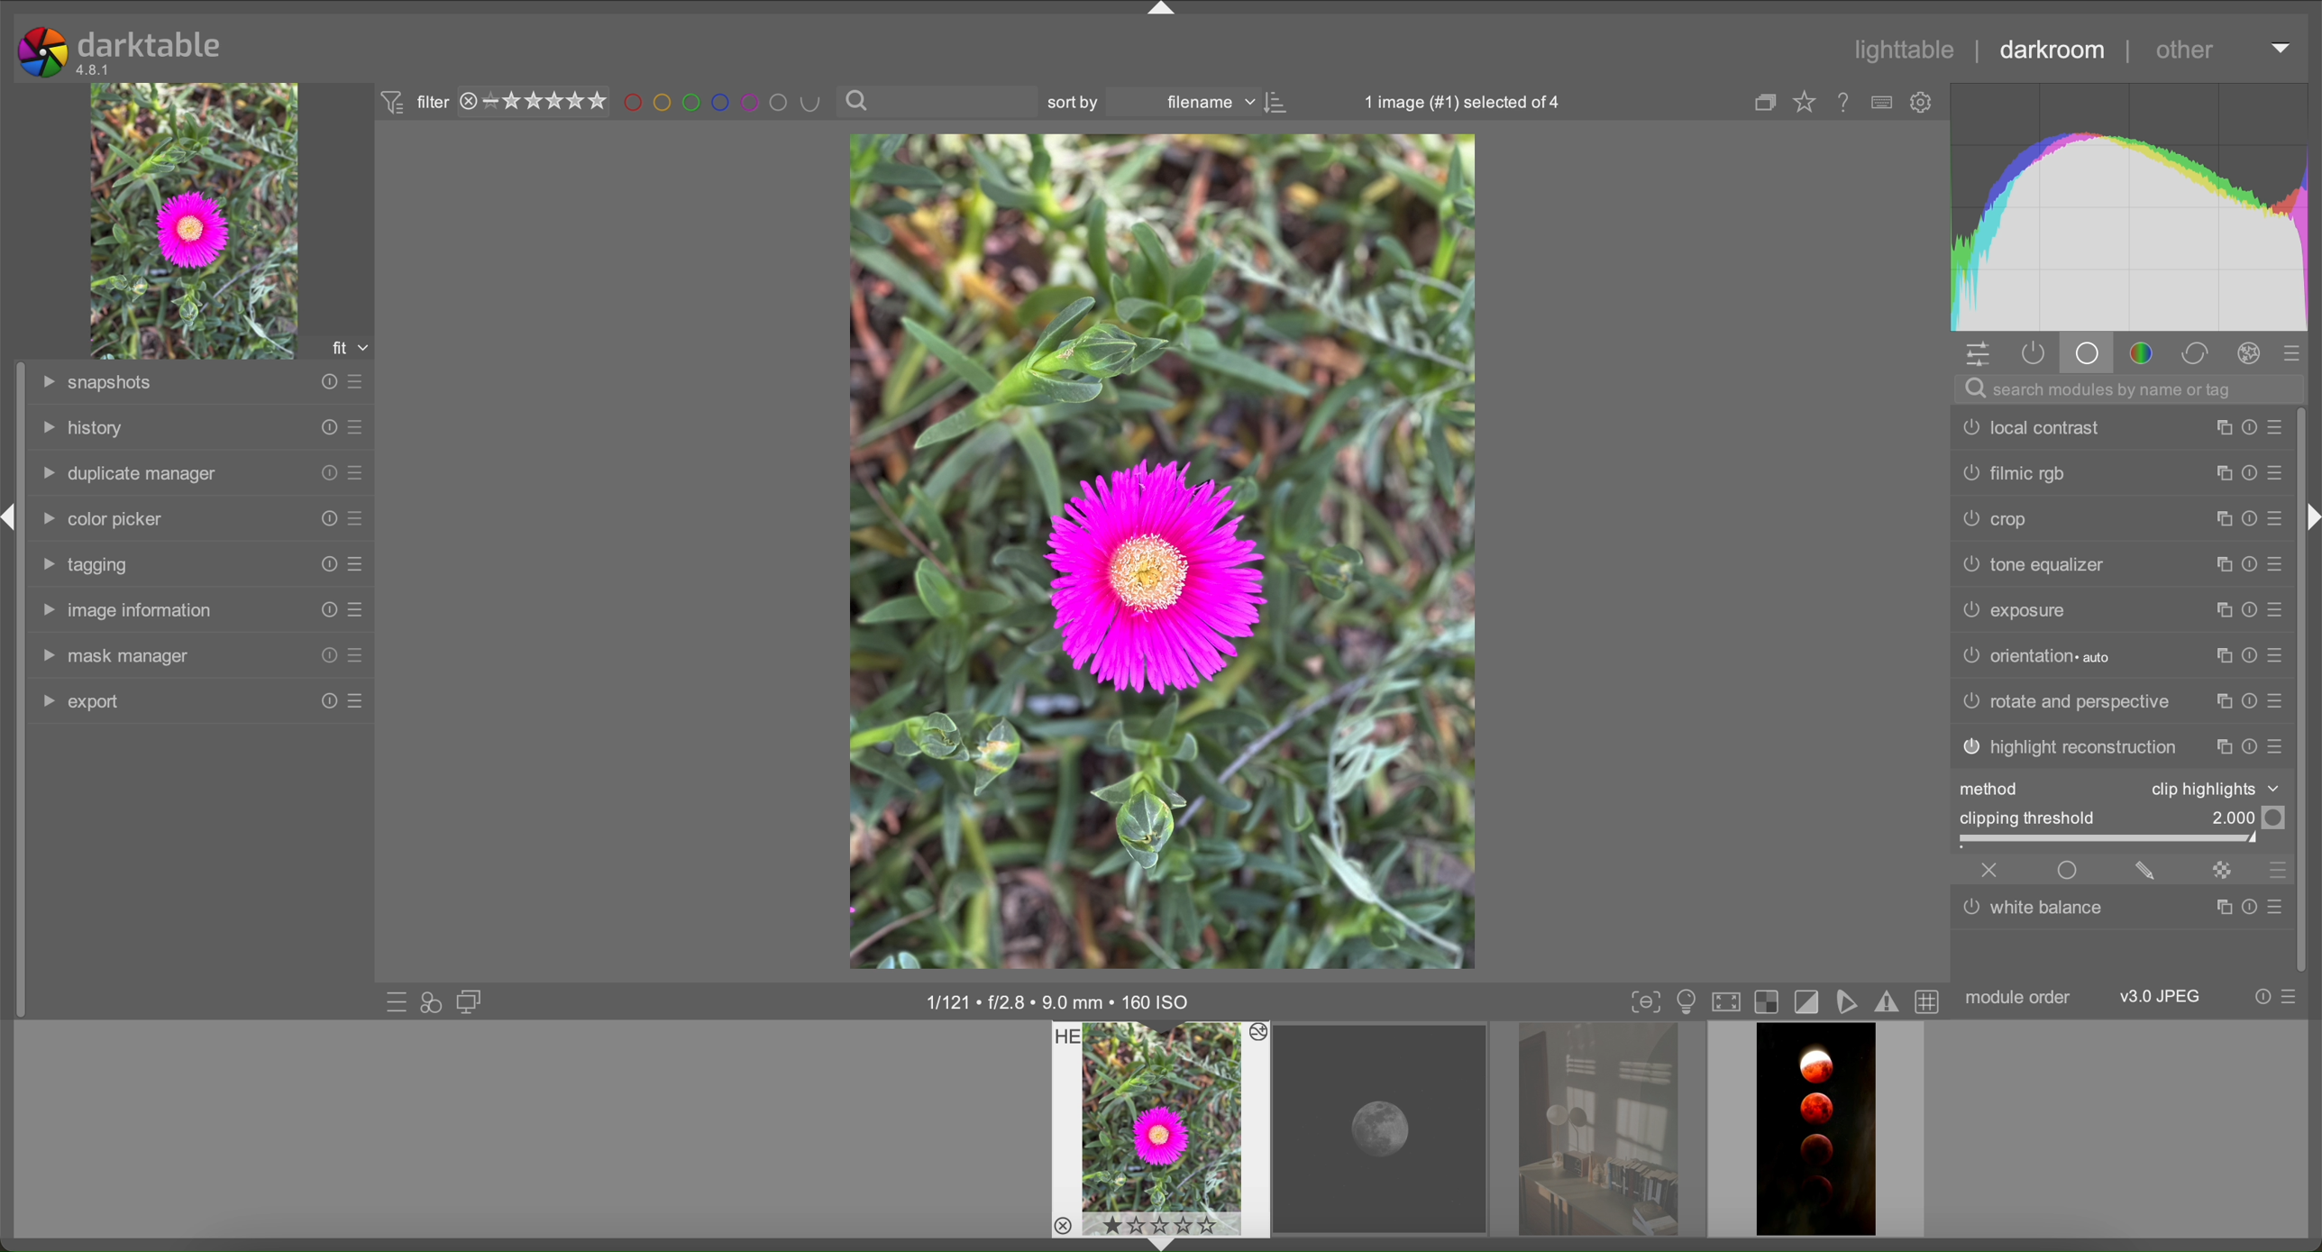  I want to click on lighttable, so click(1906, 50).